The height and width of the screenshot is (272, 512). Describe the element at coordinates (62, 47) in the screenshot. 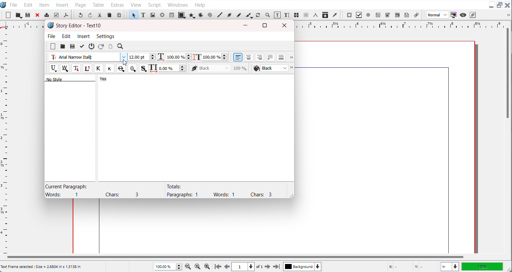

I see `open` at that location.